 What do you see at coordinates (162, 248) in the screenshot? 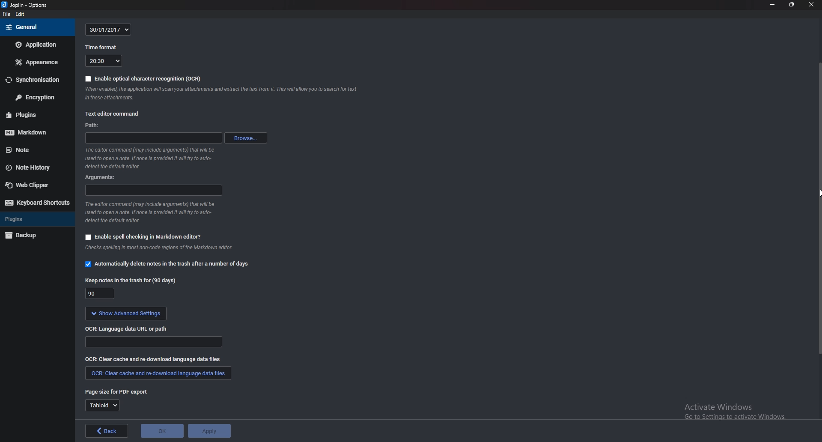
I see `info` at bounding box center [162, 248].